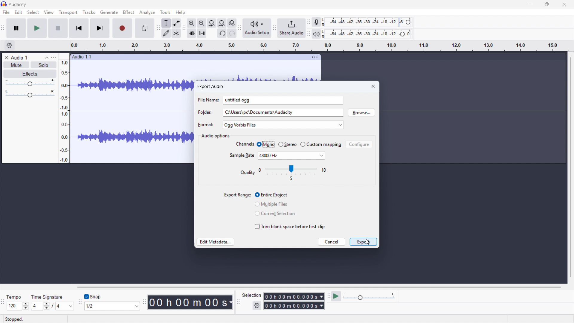 Image resolution: width=574 pixels, height=323 pixels. Describe the element at coordinates (216, 136) in the screenshot. I see `Audio options ` at that location.